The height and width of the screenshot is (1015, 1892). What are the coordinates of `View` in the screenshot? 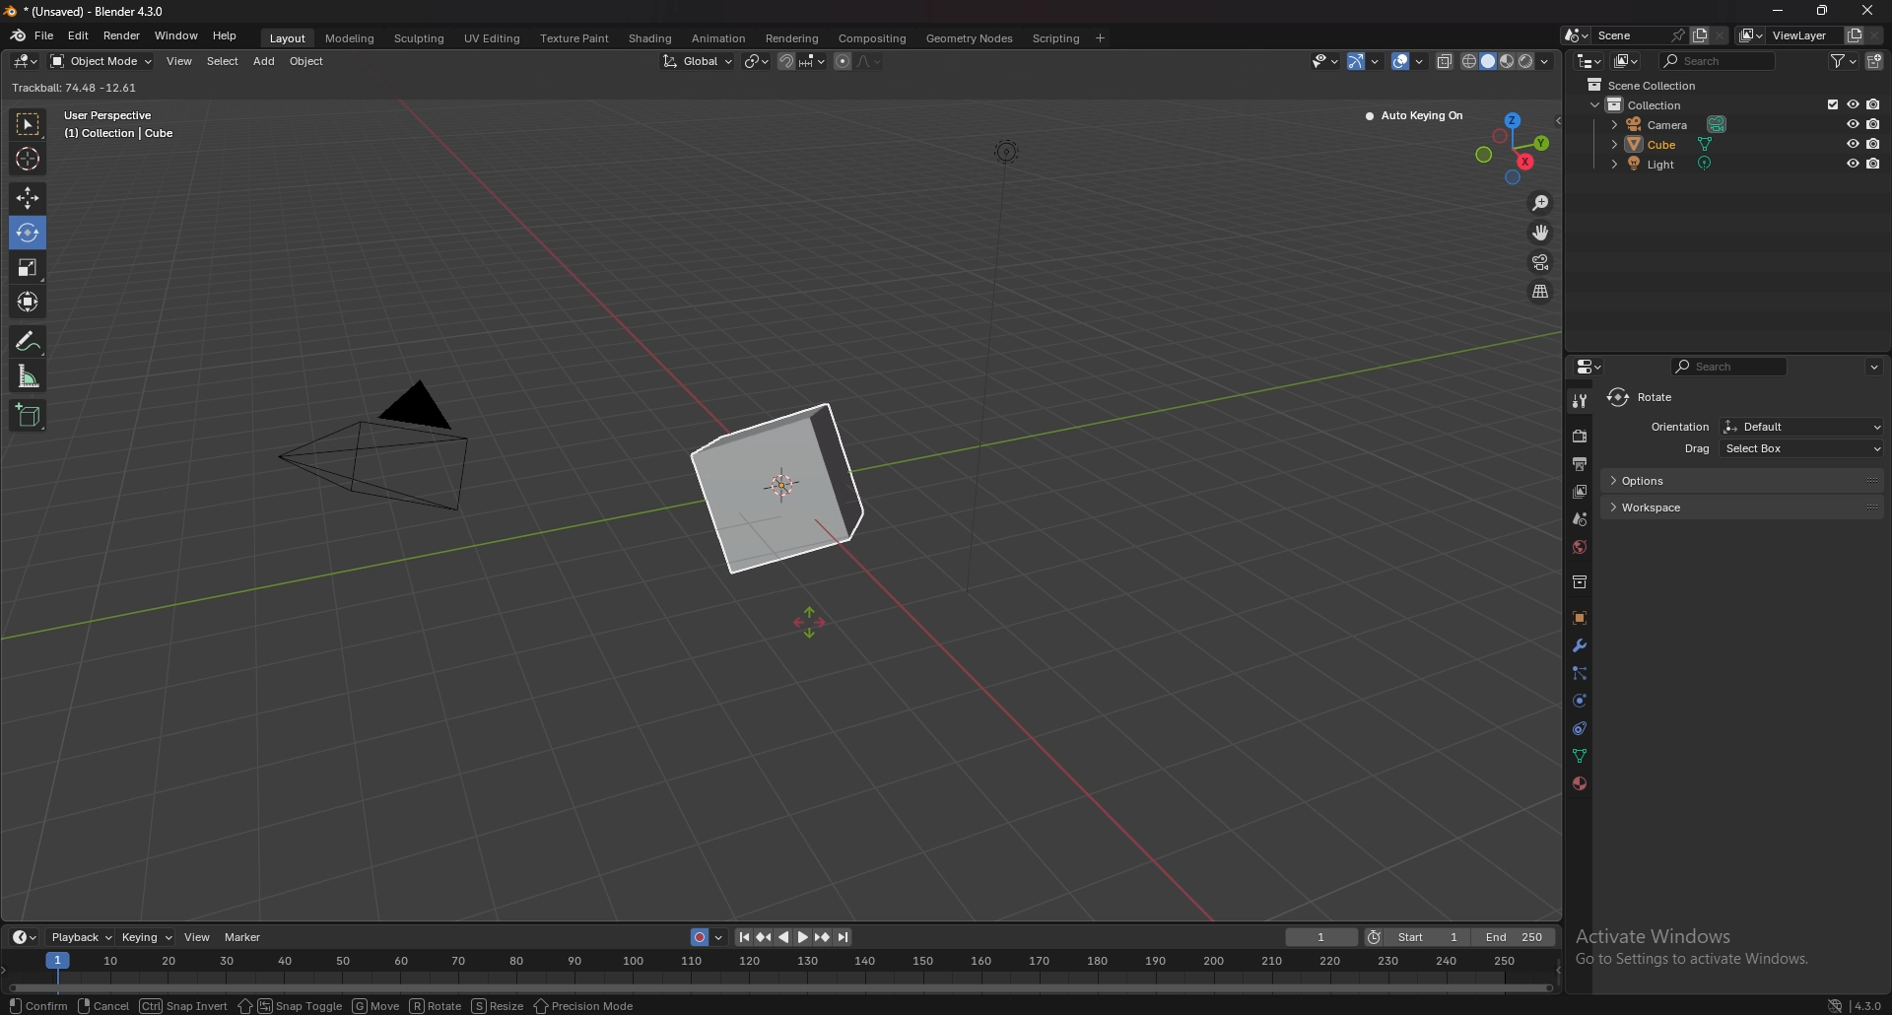 It's located at (197, 937).